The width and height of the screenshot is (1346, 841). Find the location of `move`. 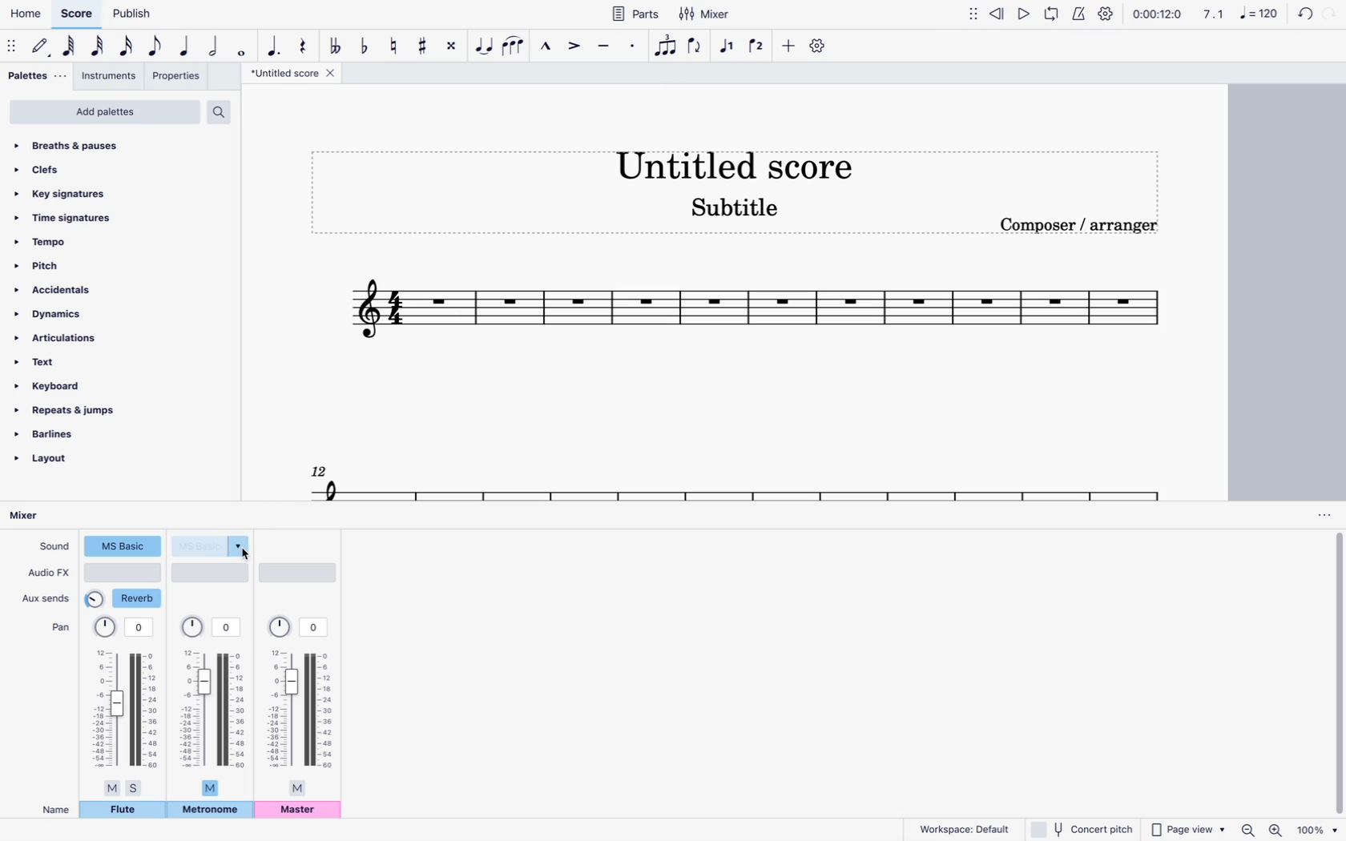

move is located at coordinates (973, 18).